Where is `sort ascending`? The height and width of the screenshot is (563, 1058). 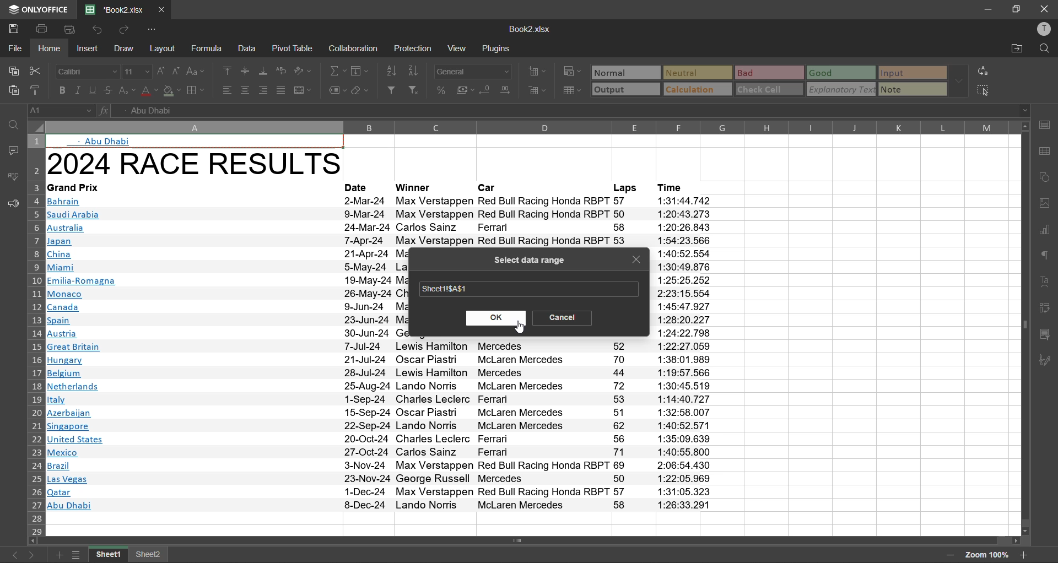
sort ascending is located at coordinates (391, 73).